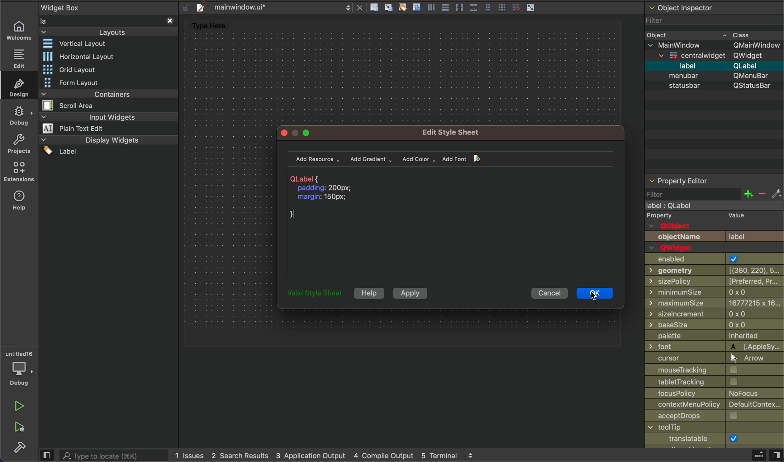 This screenshot has height=462, width=784. I want to click on contextual, so click(712, 406).